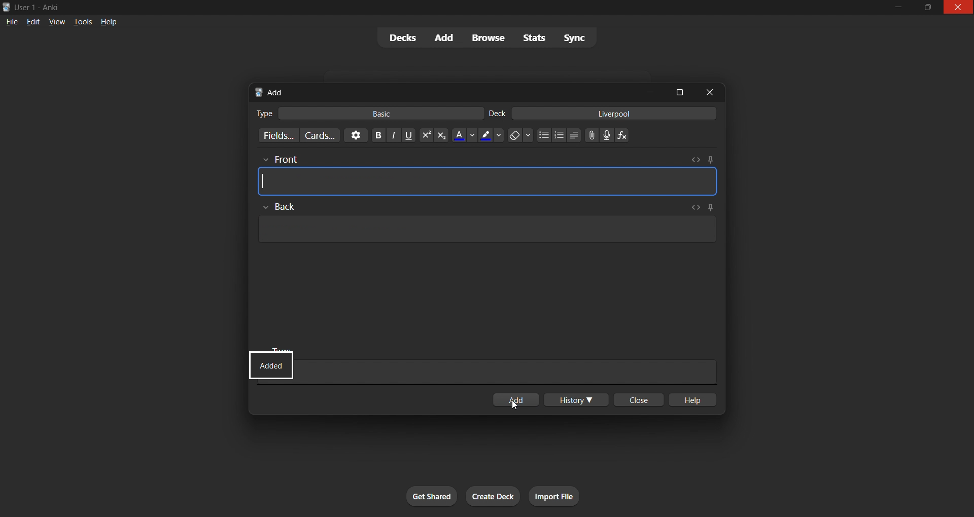 The width and height of the screenshot is (974, 517). What do you see at coordinates (495, 495) in the screenshot?
I see `create deck` at bounding box center [495, 495].